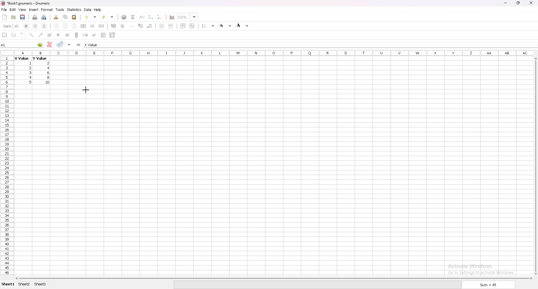 The image size is (538, 289). Describe the element at coordinates (22, 17) in the screenshot. I see `save` at that location.